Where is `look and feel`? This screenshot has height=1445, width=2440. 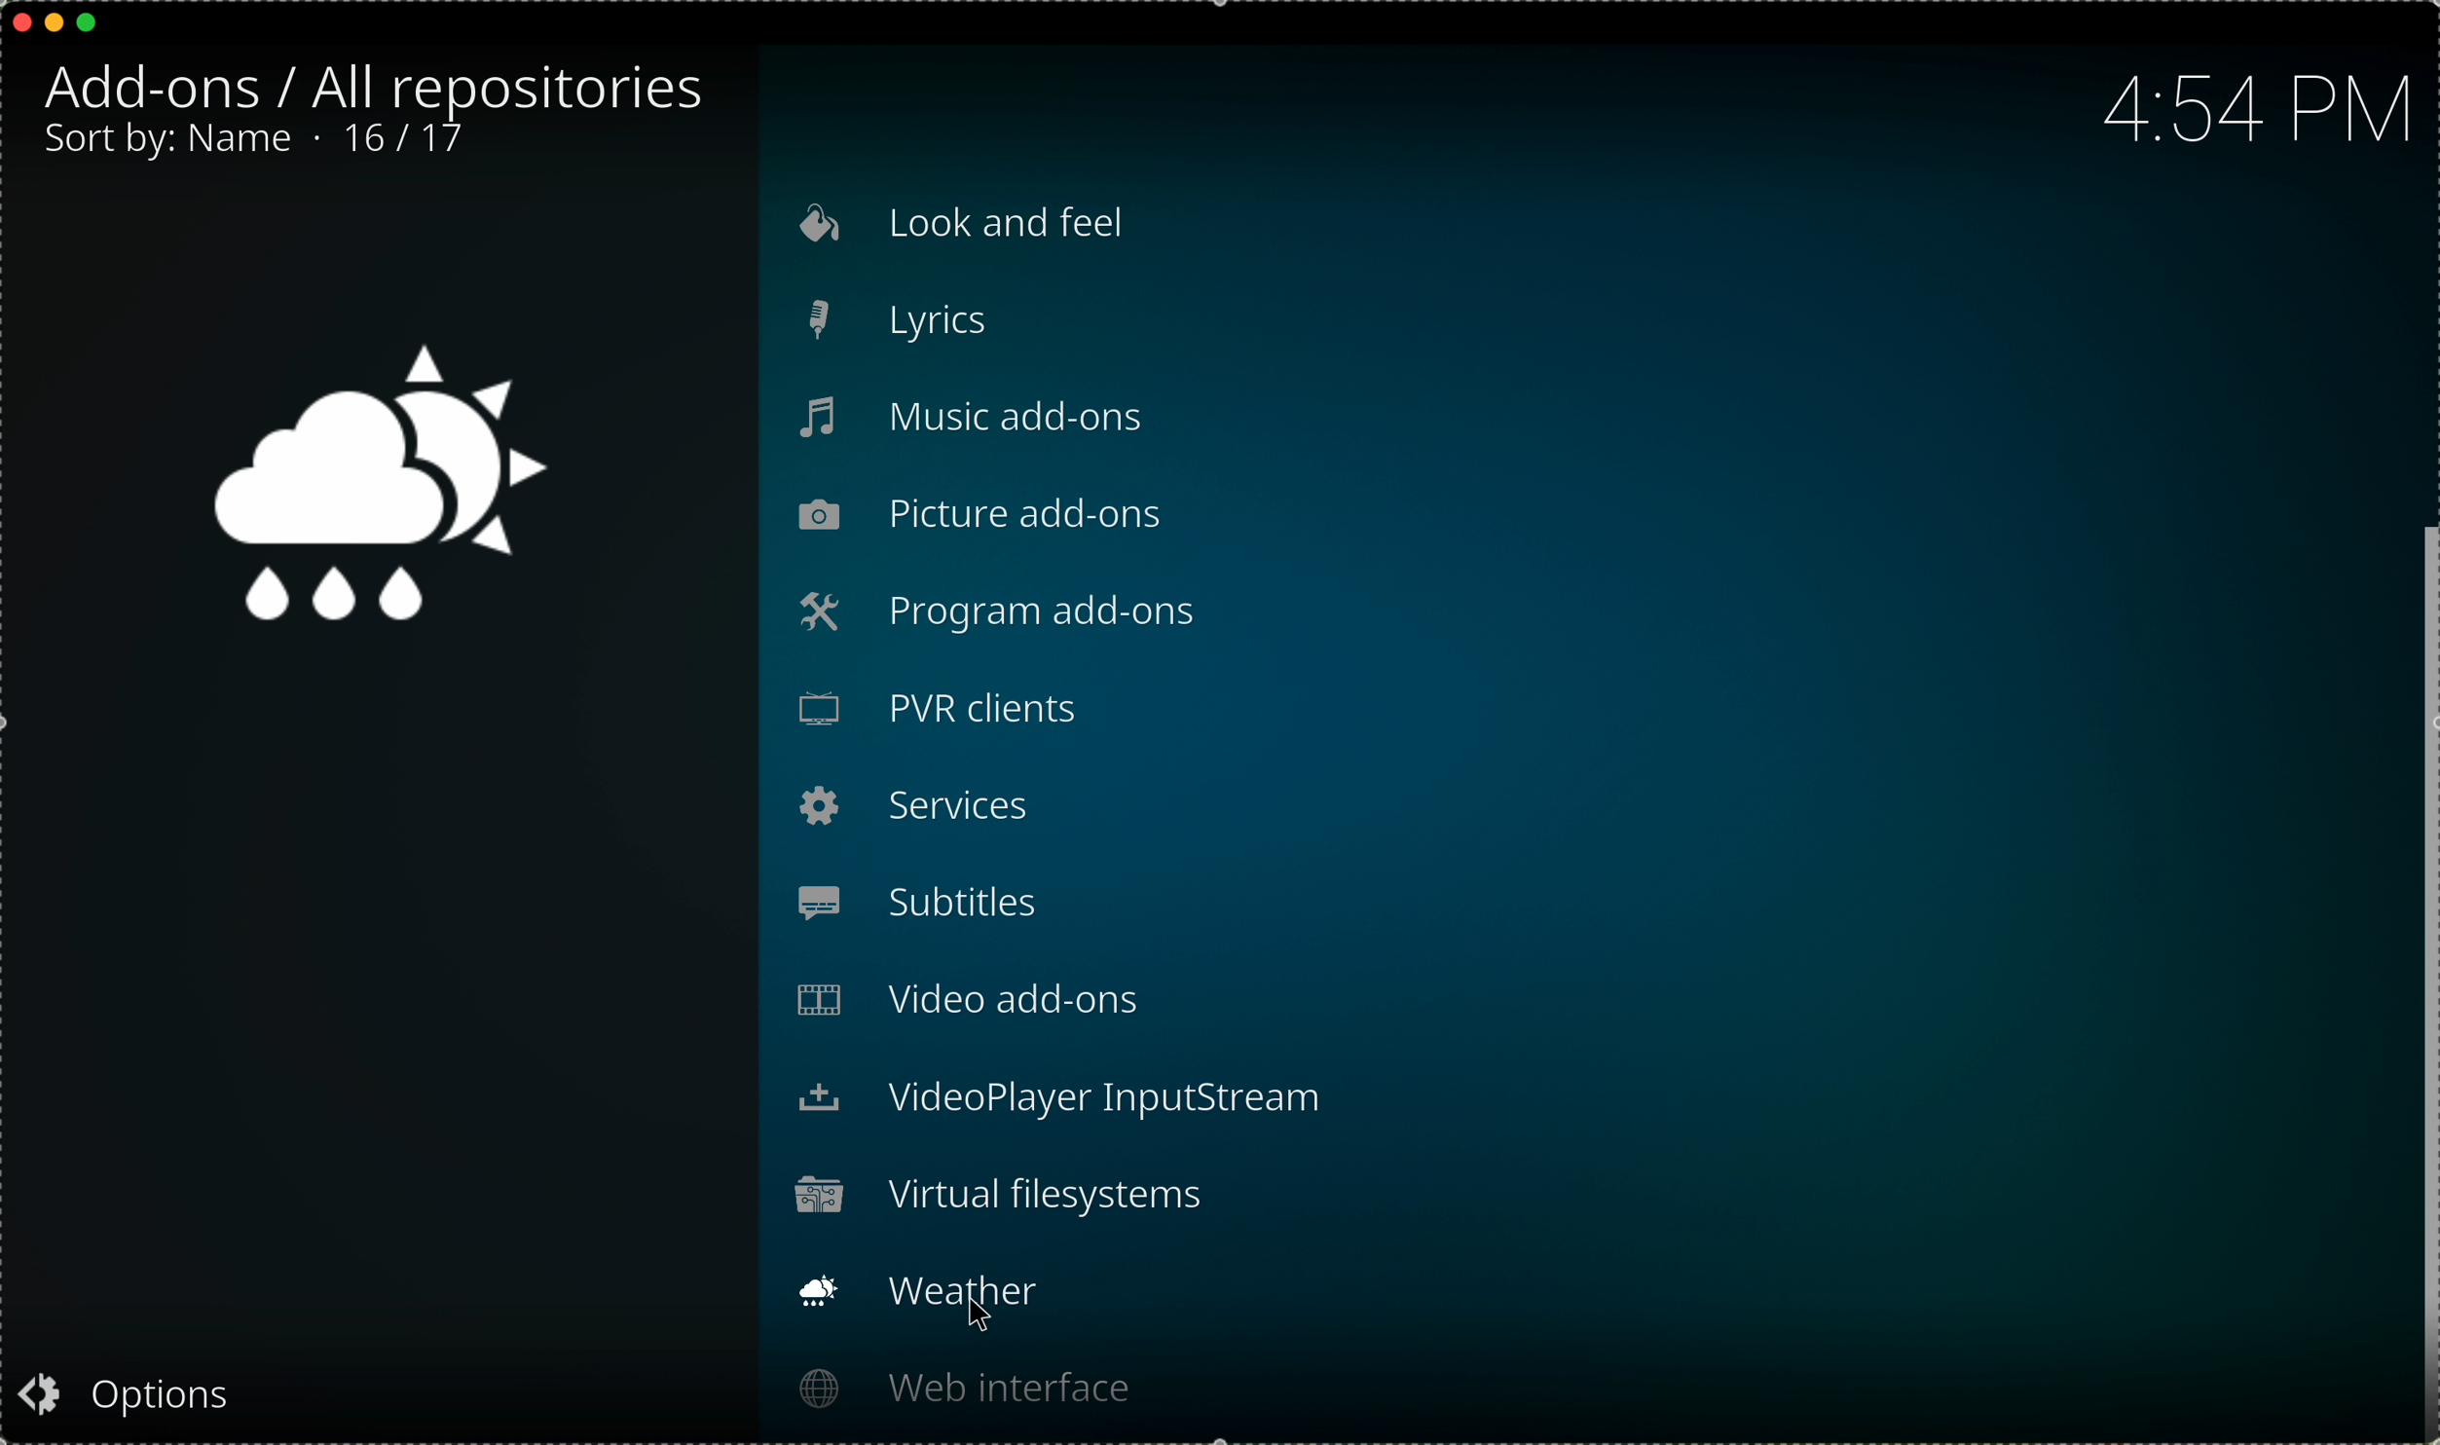
look and feel is located at coordinates (961, 227).